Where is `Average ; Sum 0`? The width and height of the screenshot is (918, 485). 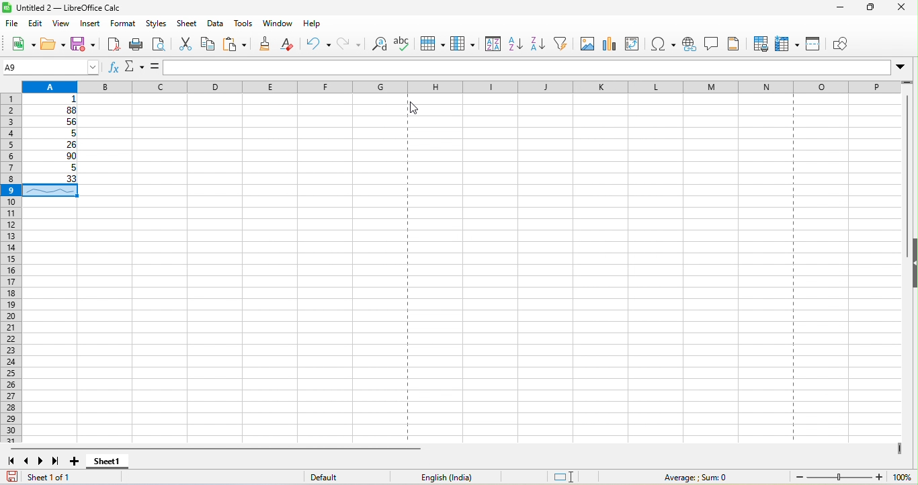 Average ; Sum 0 is located at coordinates (698, 475).